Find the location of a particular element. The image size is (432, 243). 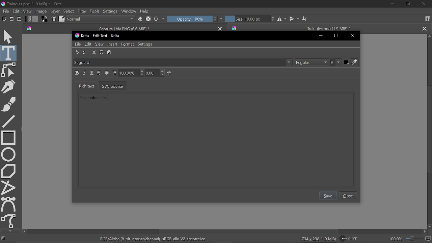

Format is located at coordinates (128, 44).